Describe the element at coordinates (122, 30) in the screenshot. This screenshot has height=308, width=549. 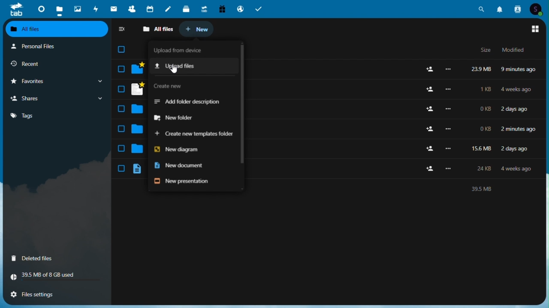
I see `Collapse sidebar` at that location.